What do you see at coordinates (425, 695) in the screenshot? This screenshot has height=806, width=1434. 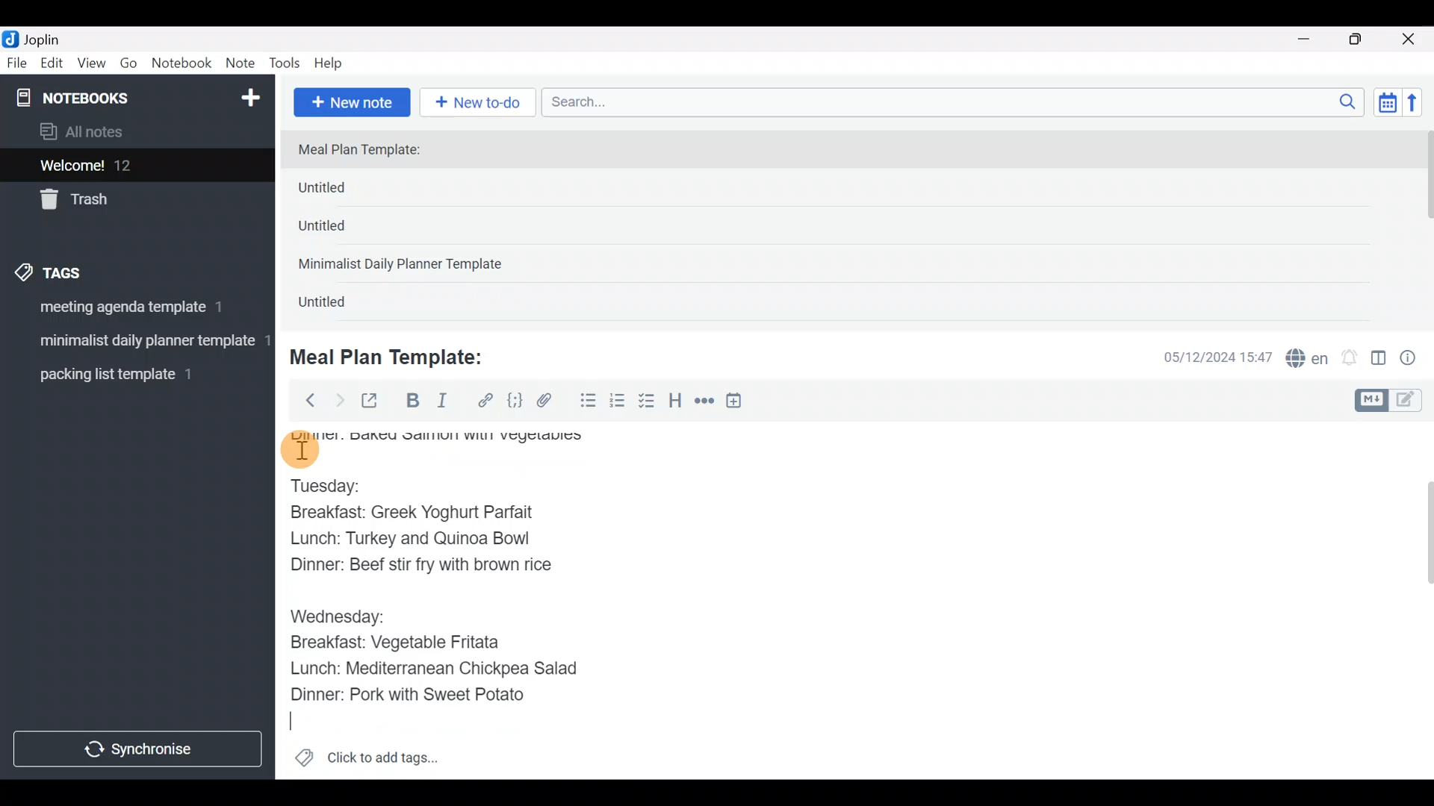 I see `Dinner: Pork with Sweet Potato` at bounding box center [425, 695].